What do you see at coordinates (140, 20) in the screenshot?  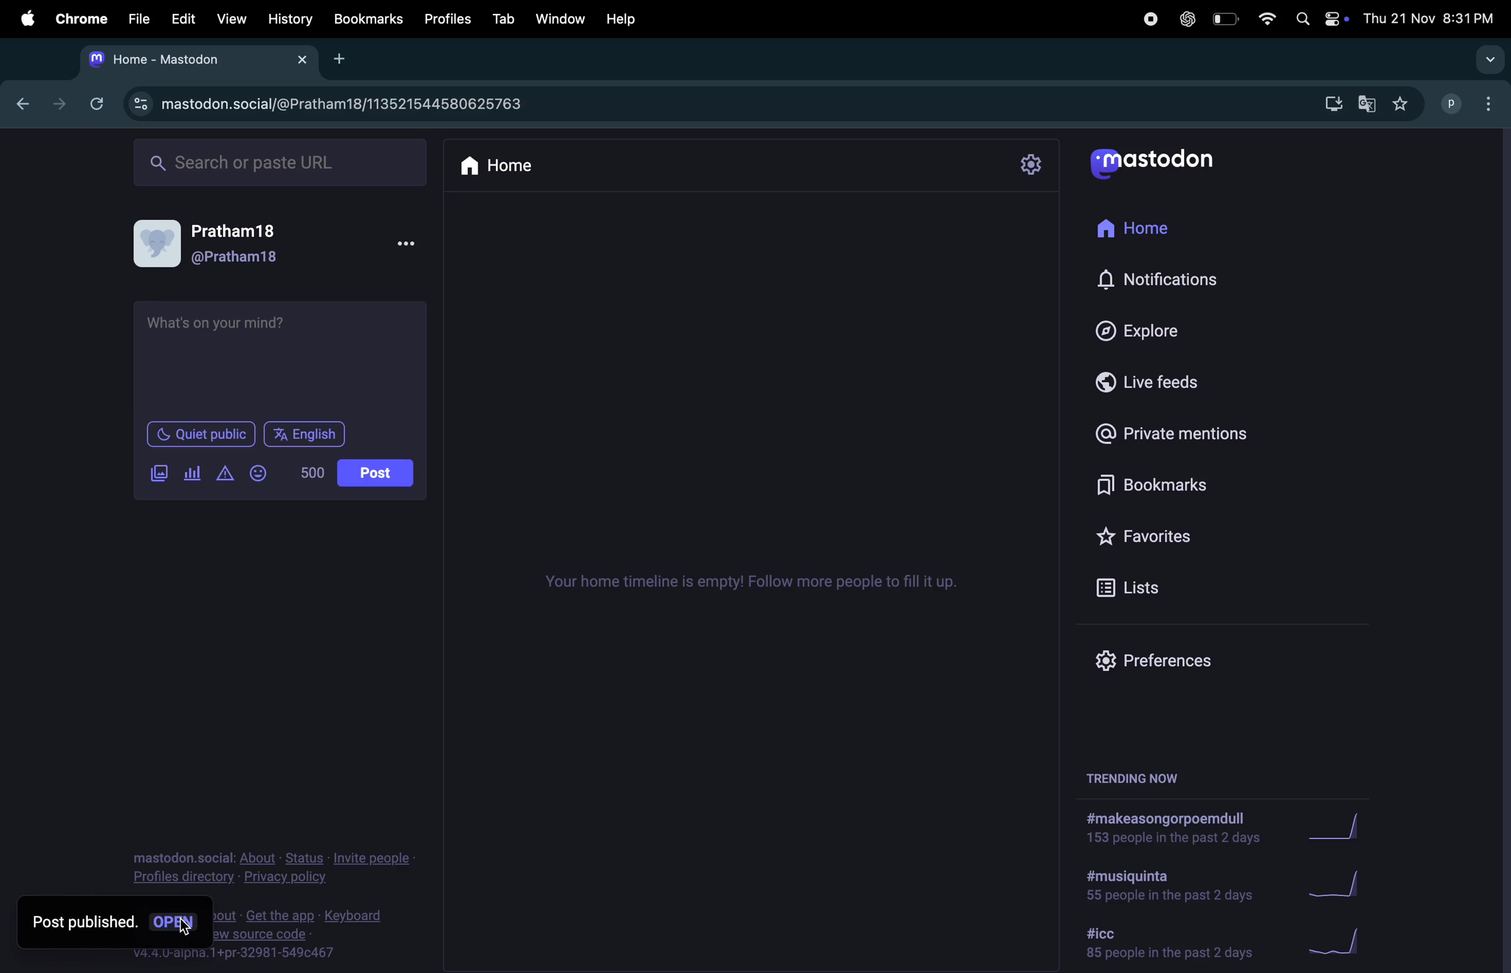 I see `file` at bounding box center [140, 20].